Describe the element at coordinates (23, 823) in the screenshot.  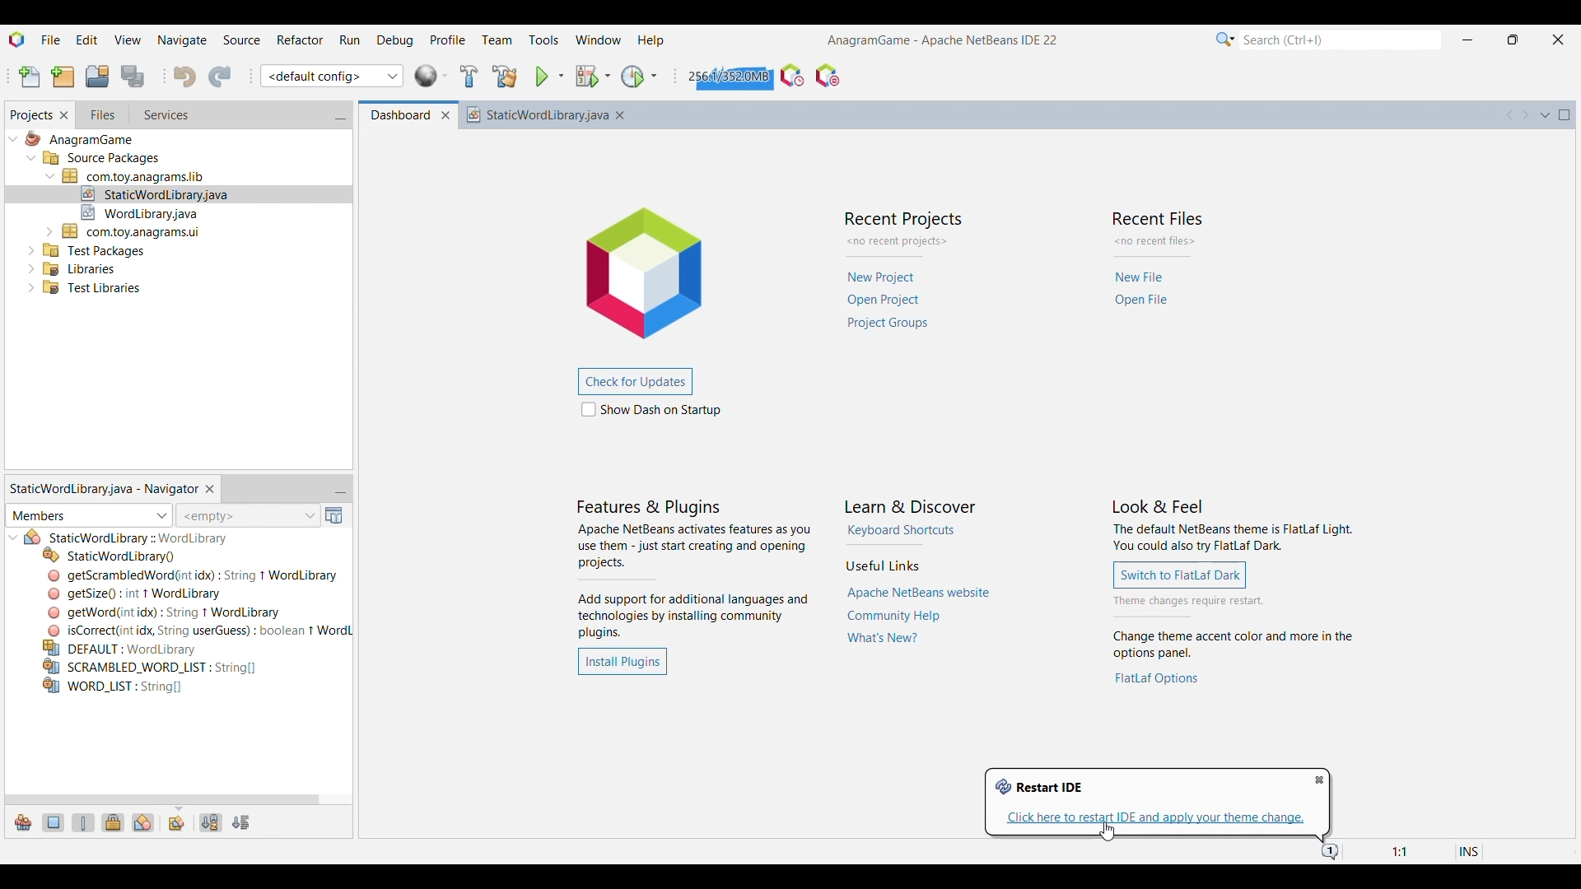
I see `Show inherited members ` at that location.